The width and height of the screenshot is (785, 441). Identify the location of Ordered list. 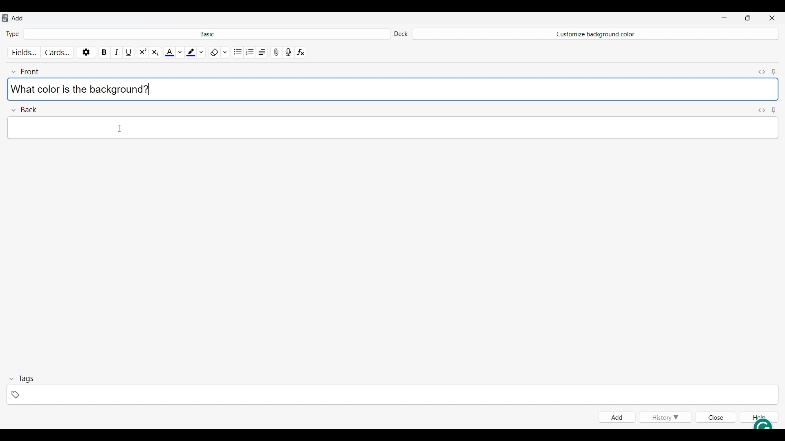
(250, 51).